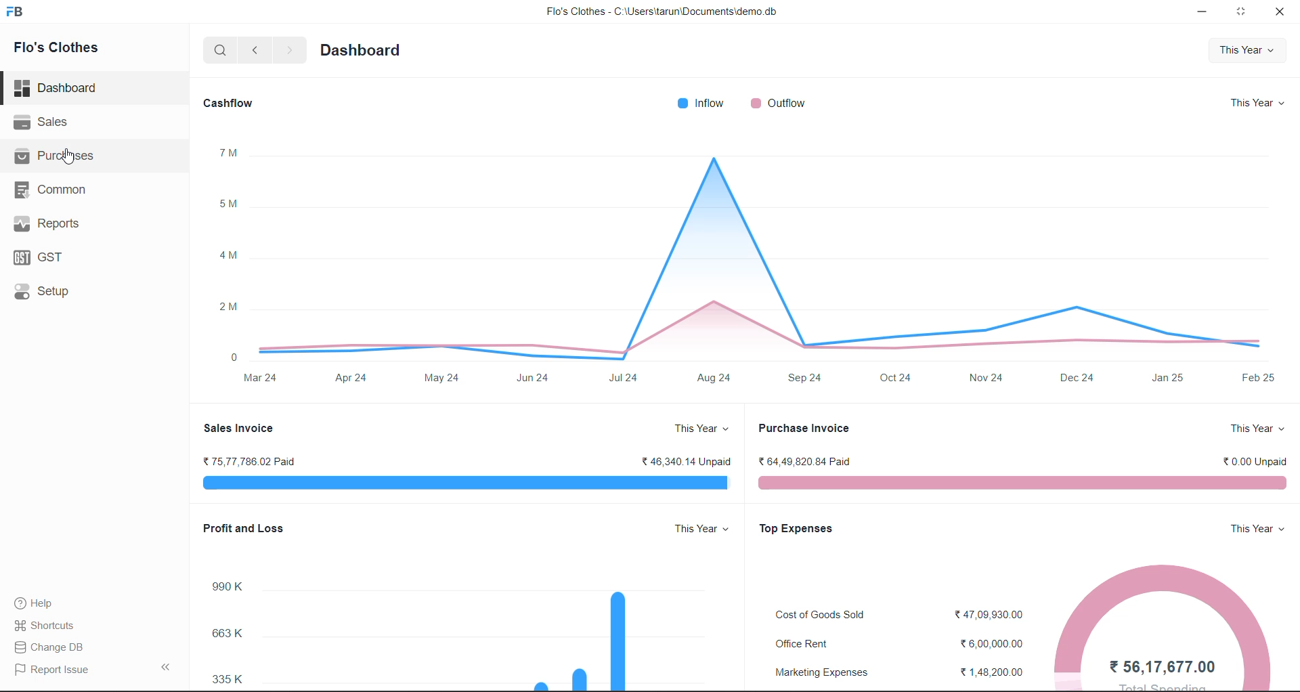  What do you see at coordinates (1249, 462) in the screenshot?
I see `₹ 0.00 Unpaid` at bounding box center [1249, 462].